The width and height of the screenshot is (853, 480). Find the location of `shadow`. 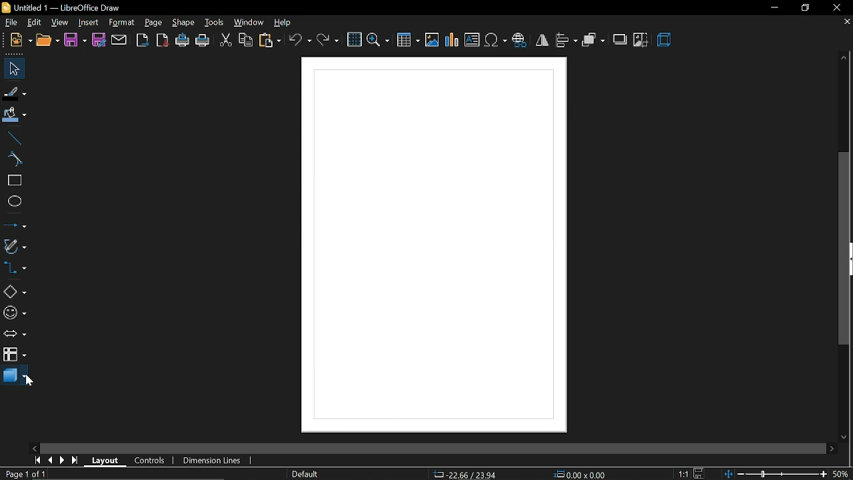

shadow is located at coordinates (620, 41).